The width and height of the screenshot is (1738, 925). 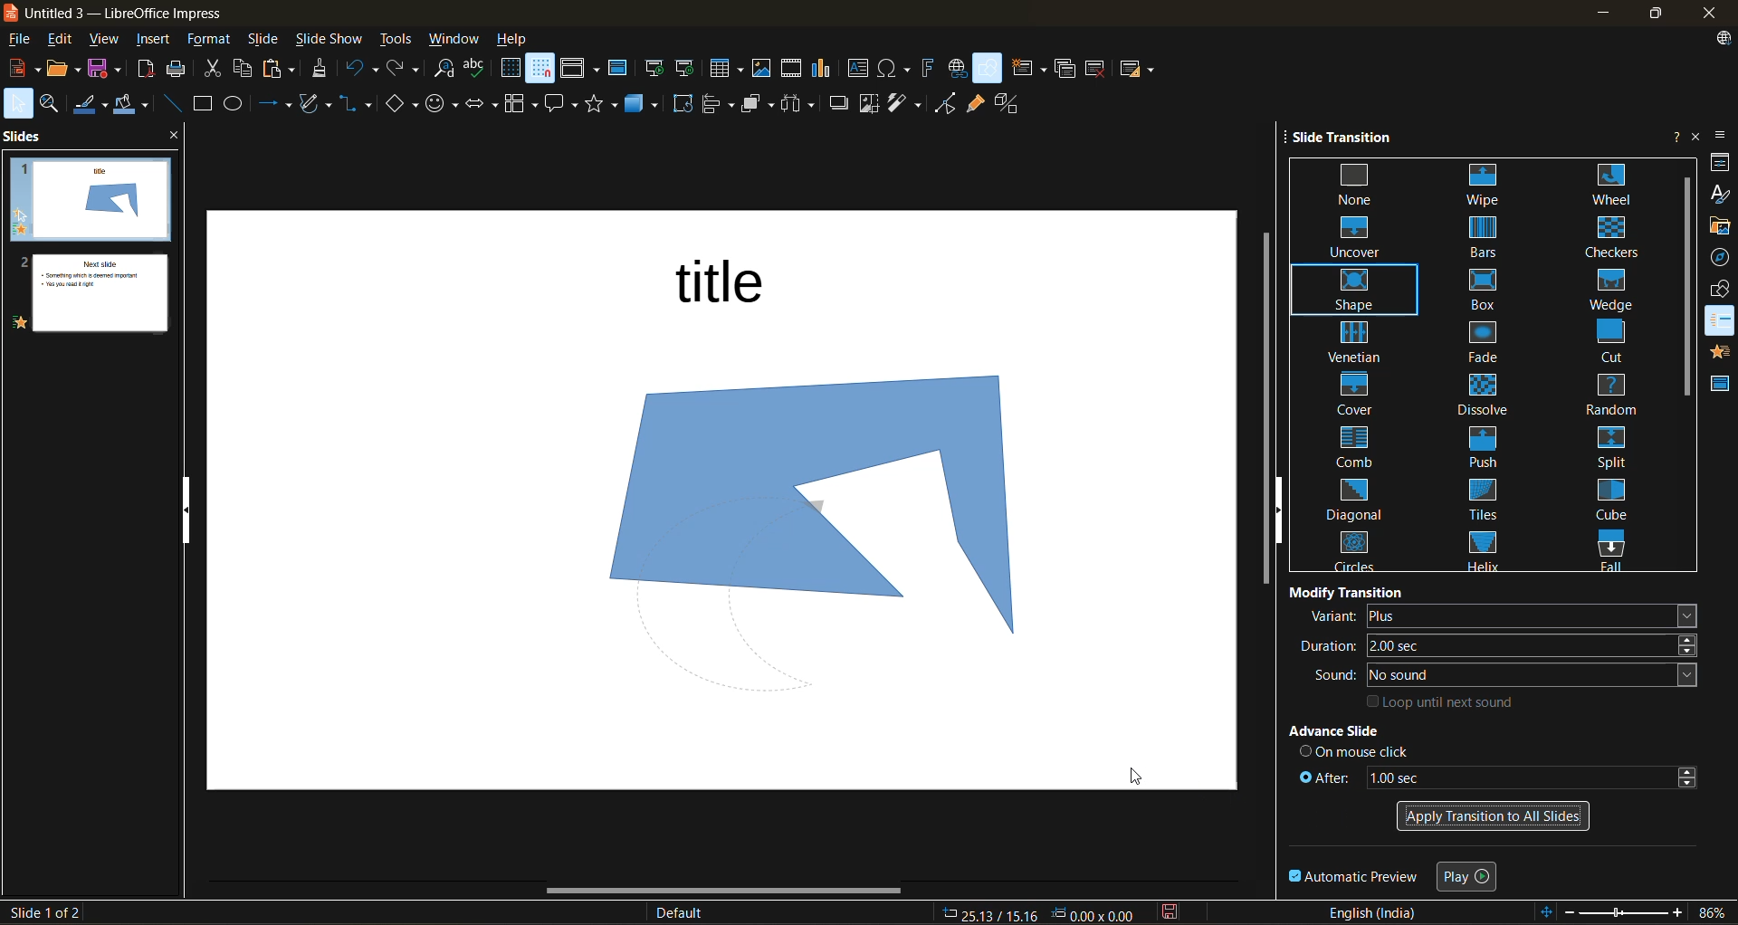 What do you see at coordinates (161, 41) in the screenshot?
I see `insert` at bounding box center [161, 41].